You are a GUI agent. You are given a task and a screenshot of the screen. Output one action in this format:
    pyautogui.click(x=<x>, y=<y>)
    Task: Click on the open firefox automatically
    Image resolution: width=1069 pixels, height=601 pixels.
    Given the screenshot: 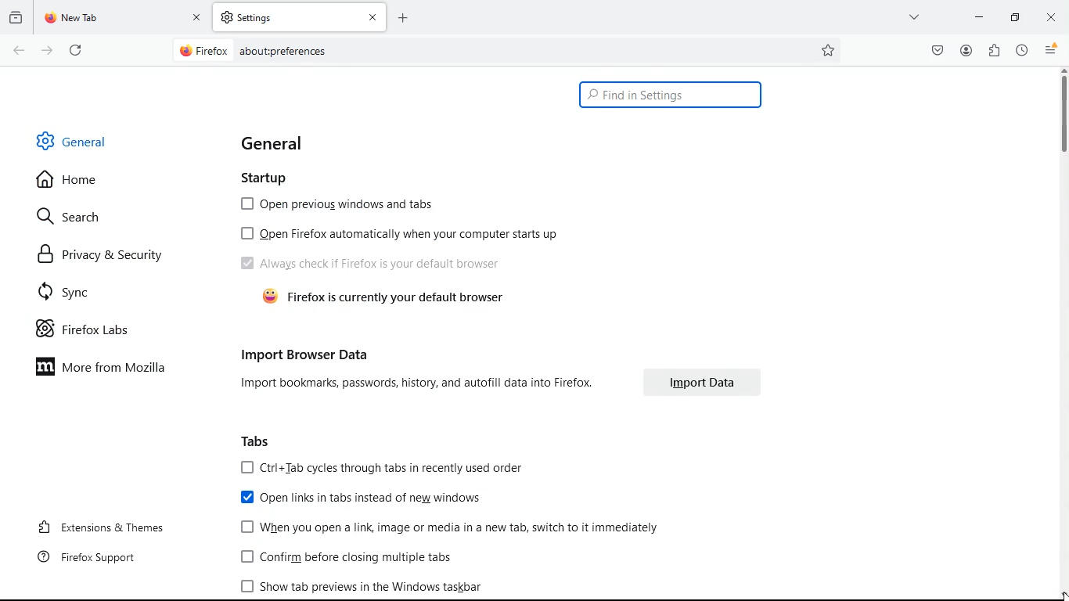 What is the action you would take?
    pyautogui.click(x=404, y=236)
    